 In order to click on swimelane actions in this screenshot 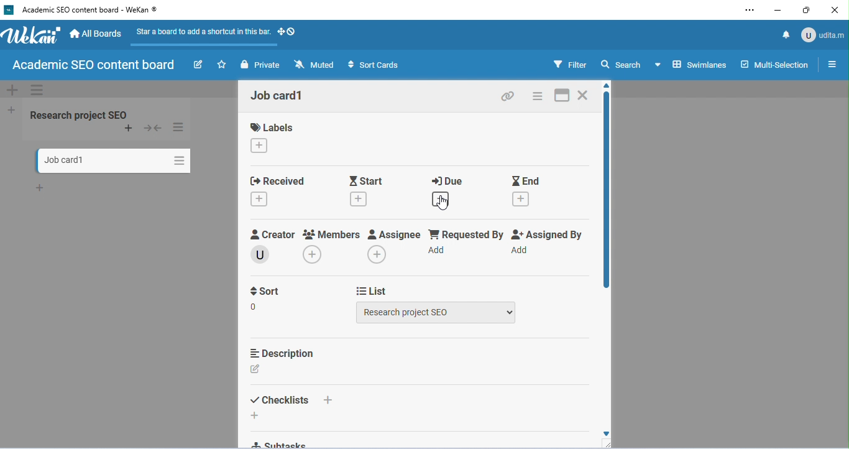, I will do `click(37, 91)`.